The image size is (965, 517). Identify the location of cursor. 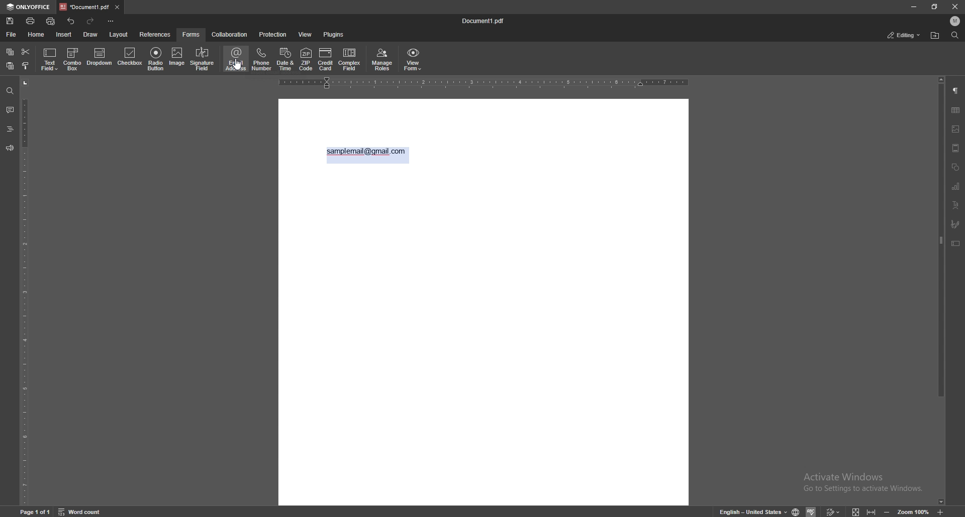
(238, 70).